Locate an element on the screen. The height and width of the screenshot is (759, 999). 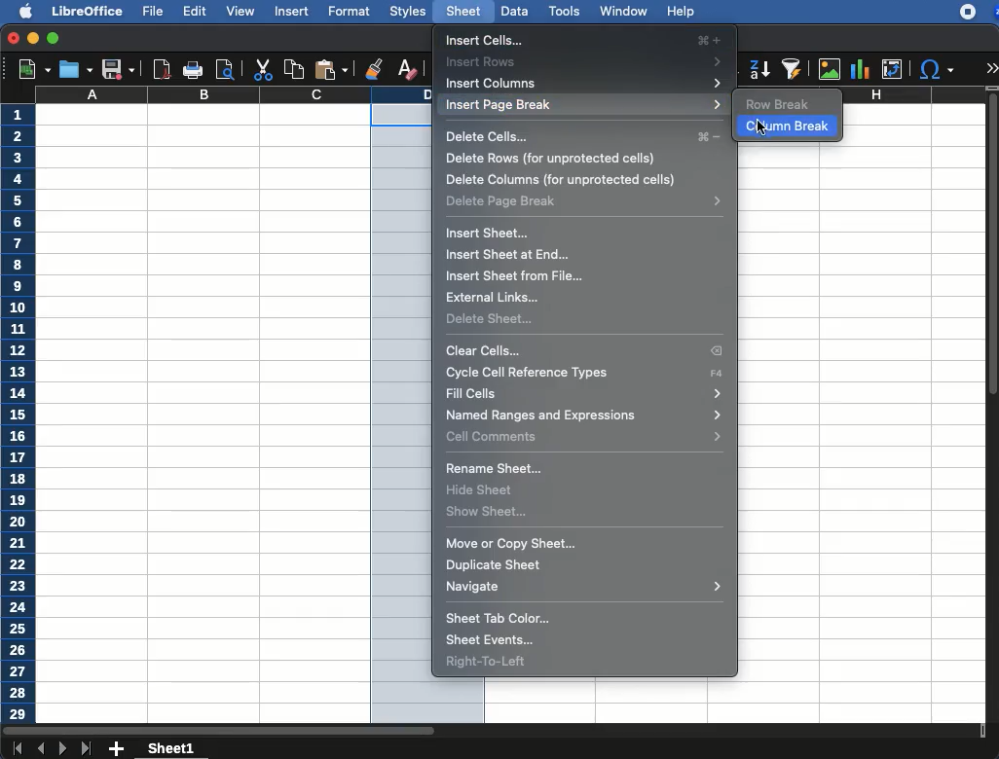
save is located at coordinates (74, 69).